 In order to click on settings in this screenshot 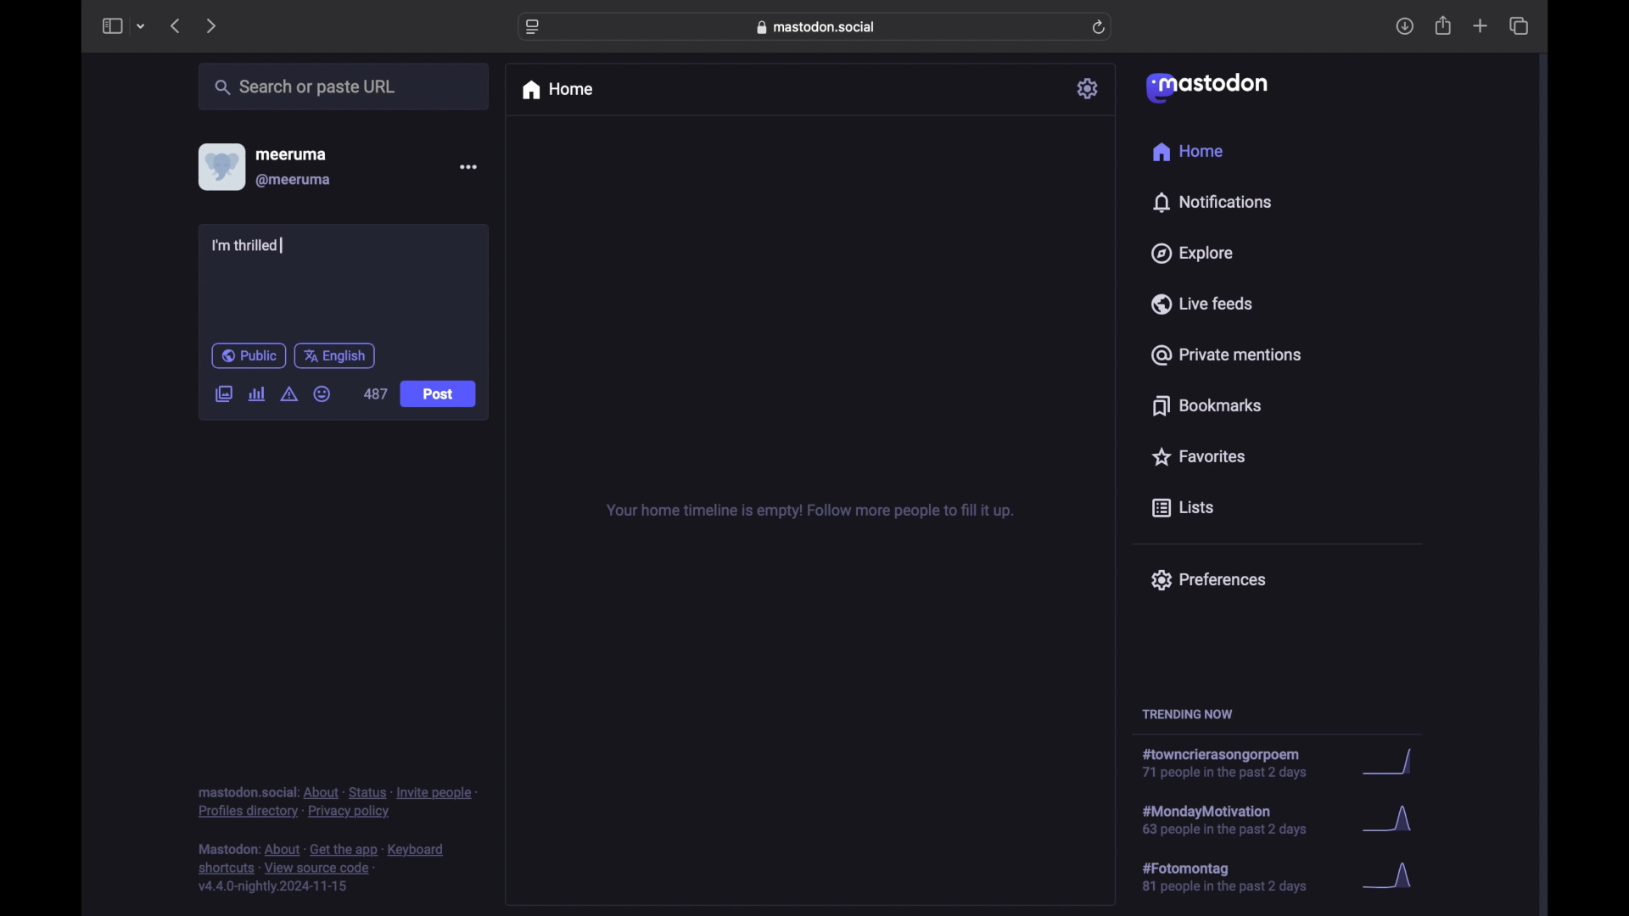, I will do `click(1089, 88)`.